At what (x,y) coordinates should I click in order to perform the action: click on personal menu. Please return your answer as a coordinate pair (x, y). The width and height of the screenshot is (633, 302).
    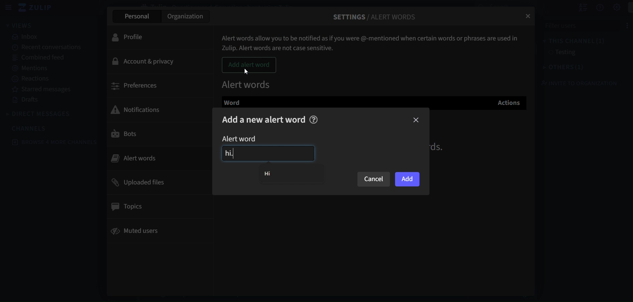
    Looking at the image, I should click on (626, 7).